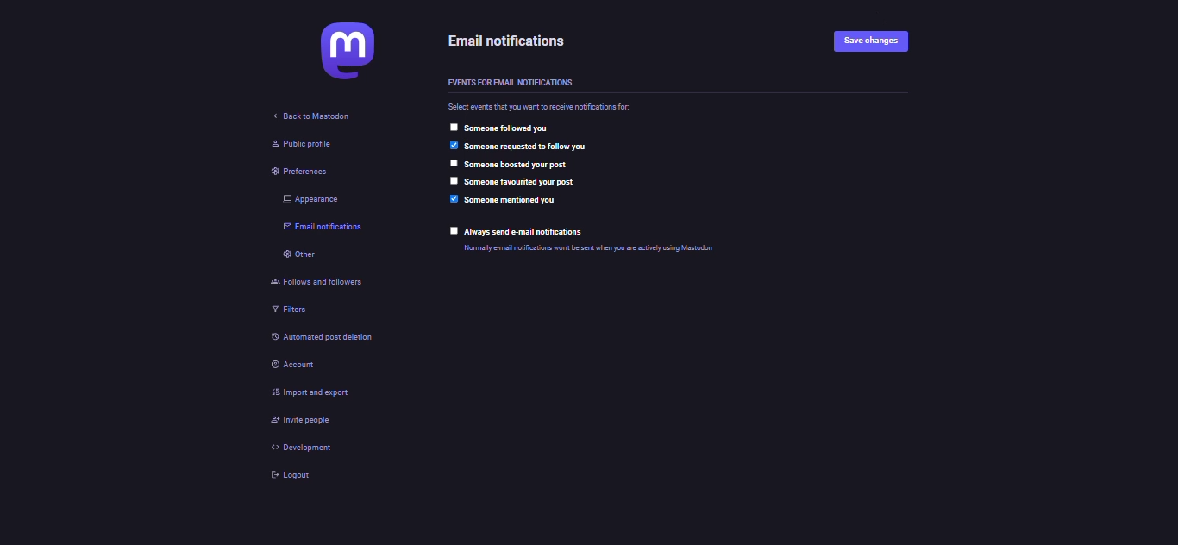 The height and width of the screenshot is (545, 1178). I want to click on info, so click(588, 248).